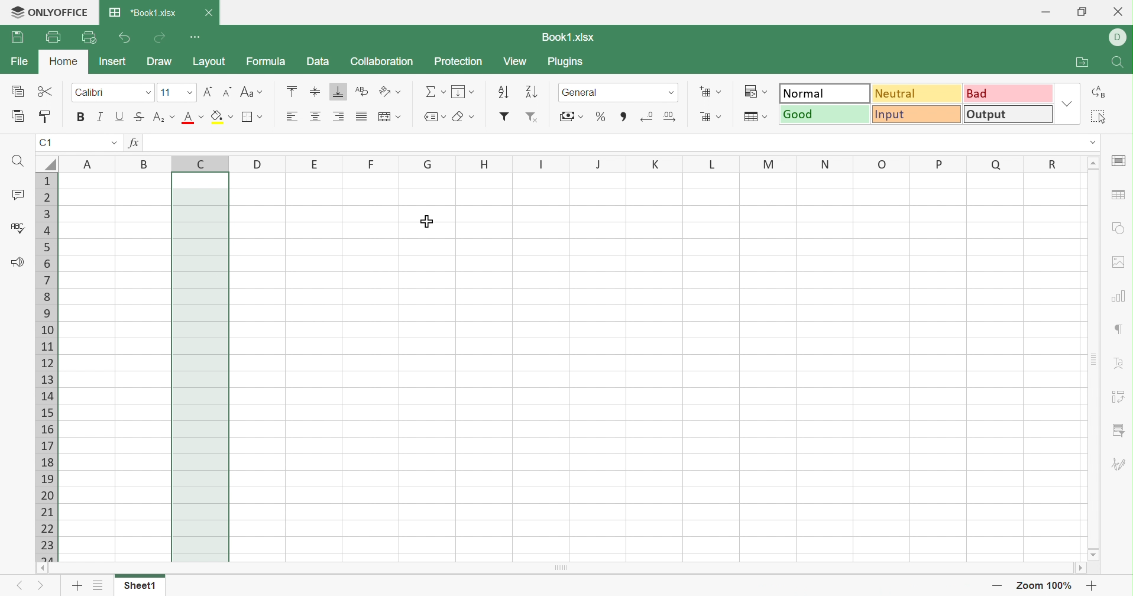 The image size is (1133, 596). I want to click on Drop Down, so click(150, 93).